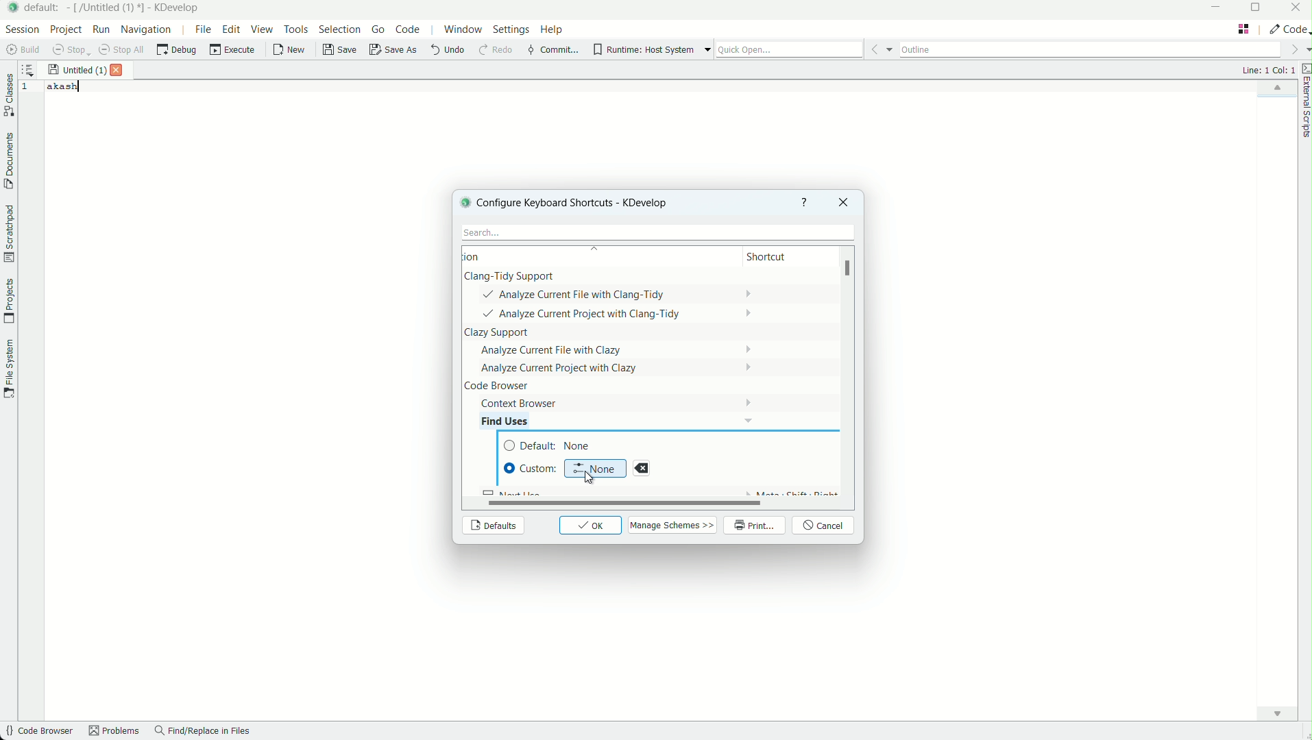 The image size is (1312, 740). Describe the element at coordinates (8, 161) in the screenshot. I see `documents` at that location.